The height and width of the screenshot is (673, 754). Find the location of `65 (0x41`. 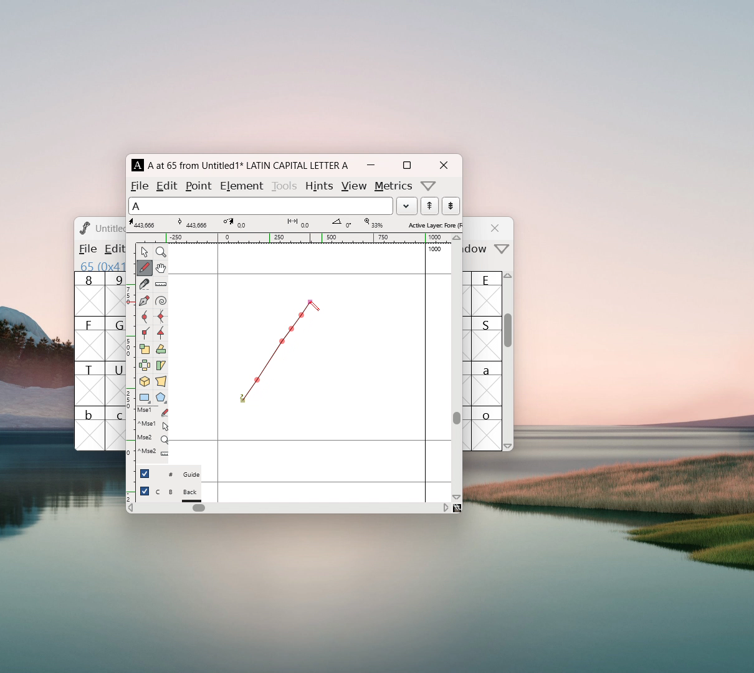

65 (0x41 is located at coordinates (100, 265).